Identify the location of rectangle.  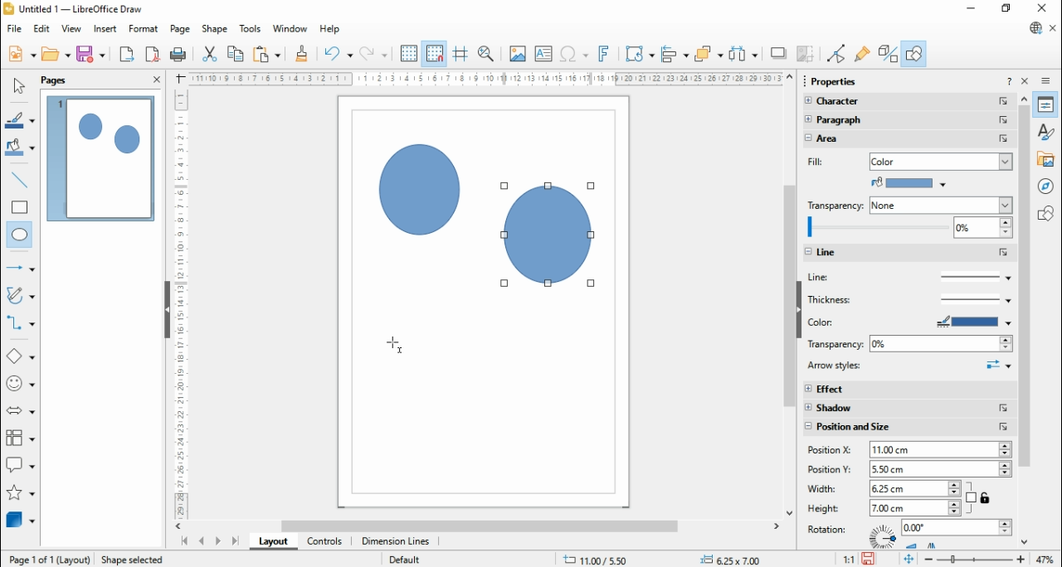
(20, 206).